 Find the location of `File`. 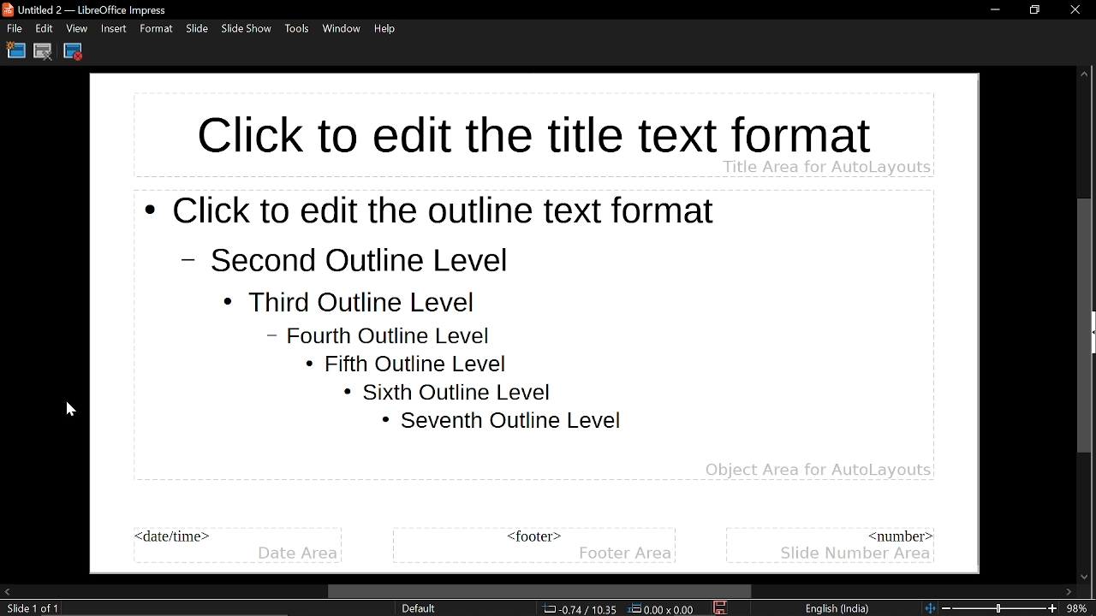

File is located at coordinates (13, 28).